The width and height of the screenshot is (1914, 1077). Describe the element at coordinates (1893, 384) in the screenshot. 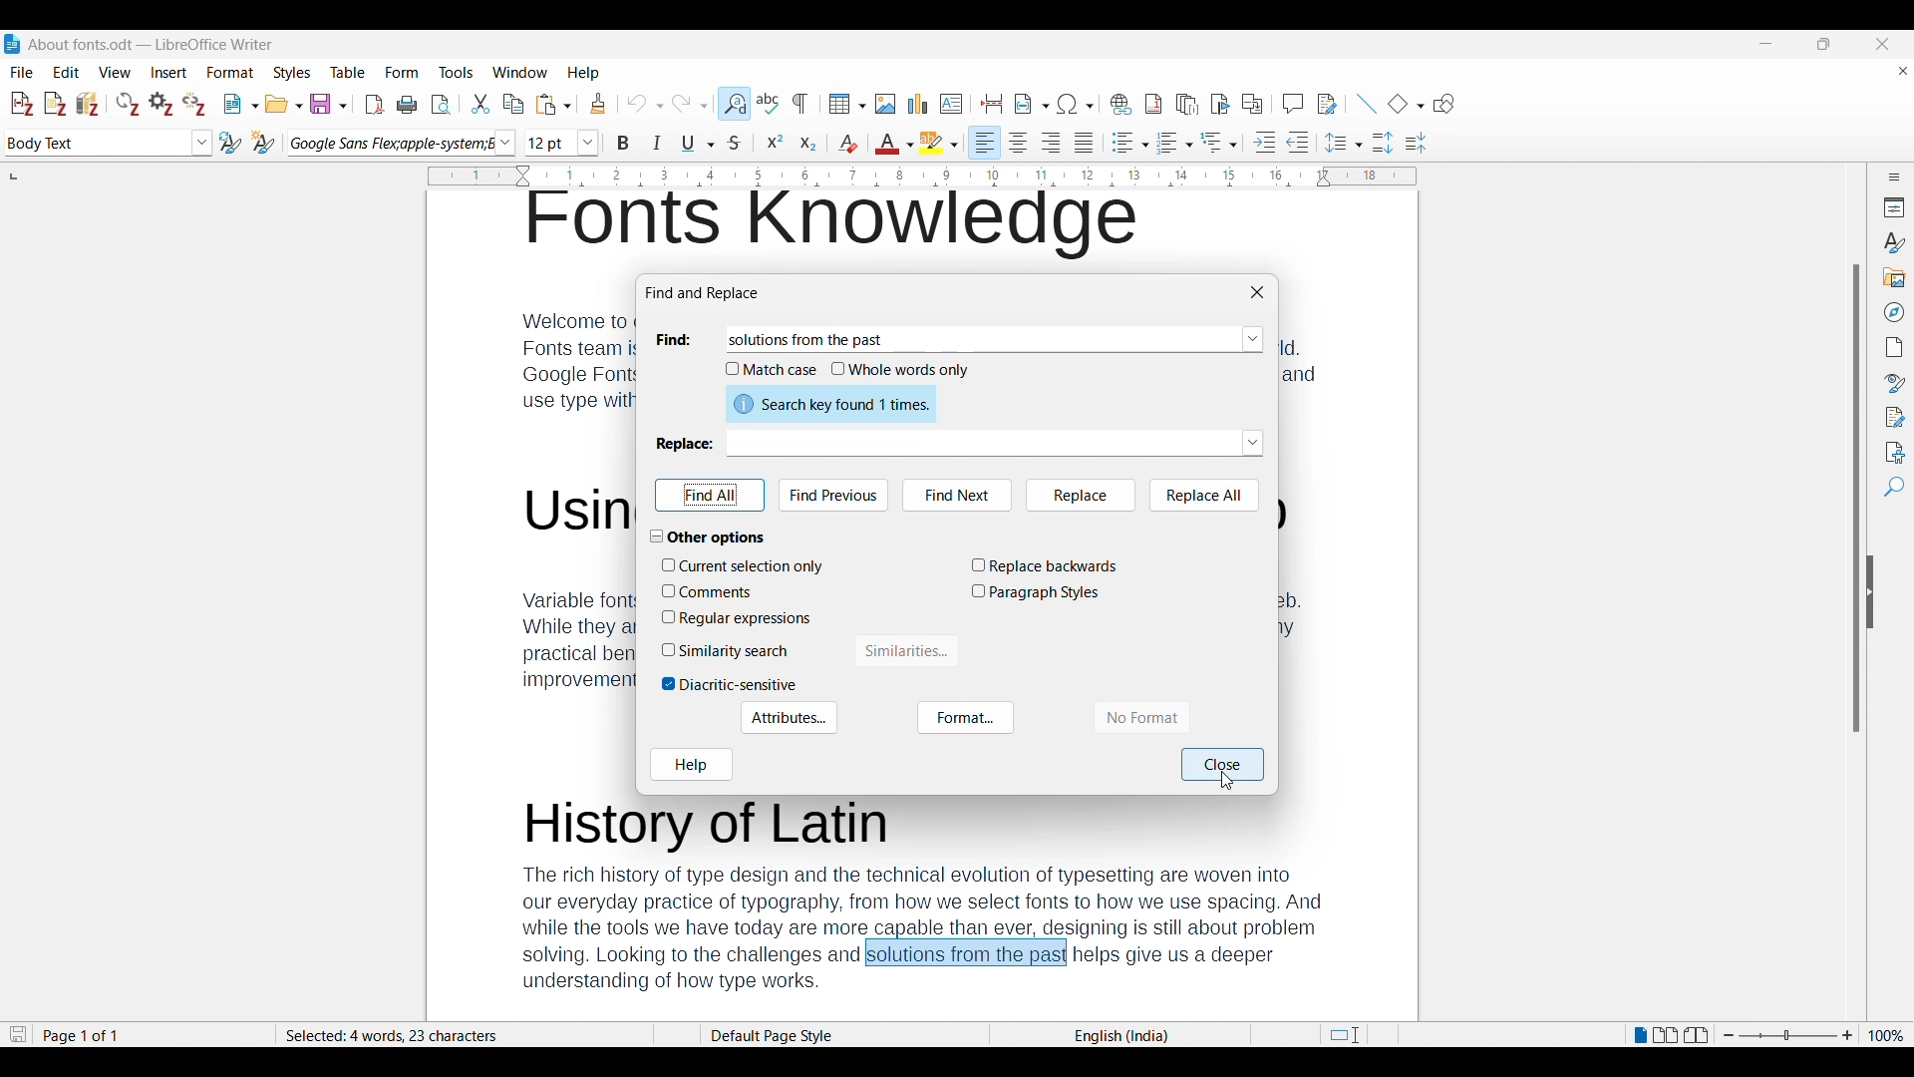

I see `Style inspector` at that location.